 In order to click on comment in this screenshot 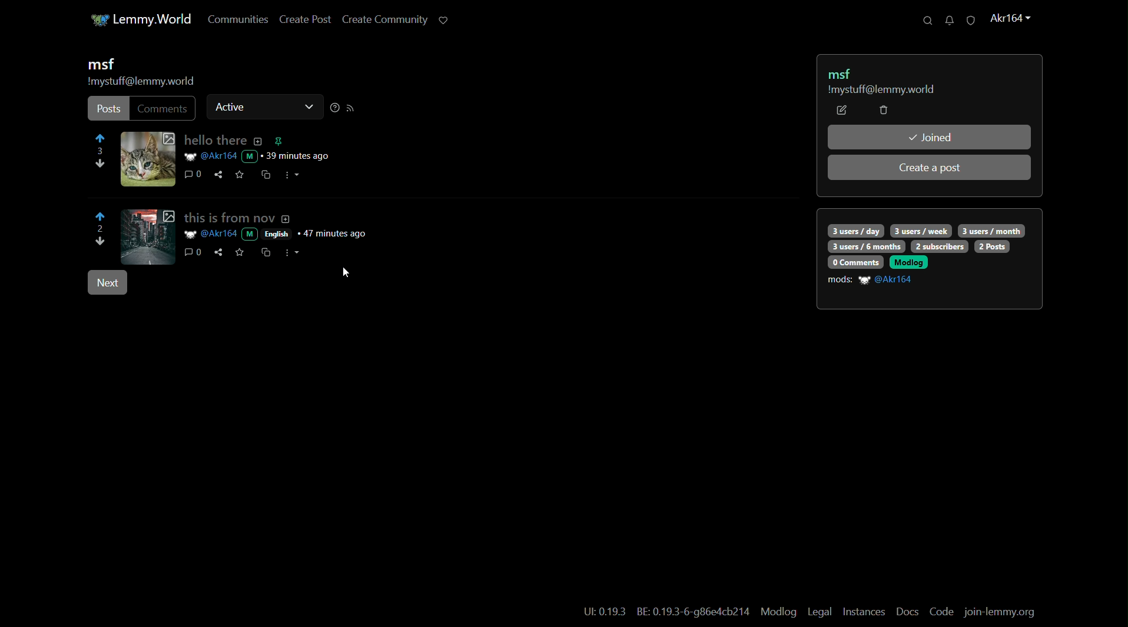, I will do `click(194, 175)`.